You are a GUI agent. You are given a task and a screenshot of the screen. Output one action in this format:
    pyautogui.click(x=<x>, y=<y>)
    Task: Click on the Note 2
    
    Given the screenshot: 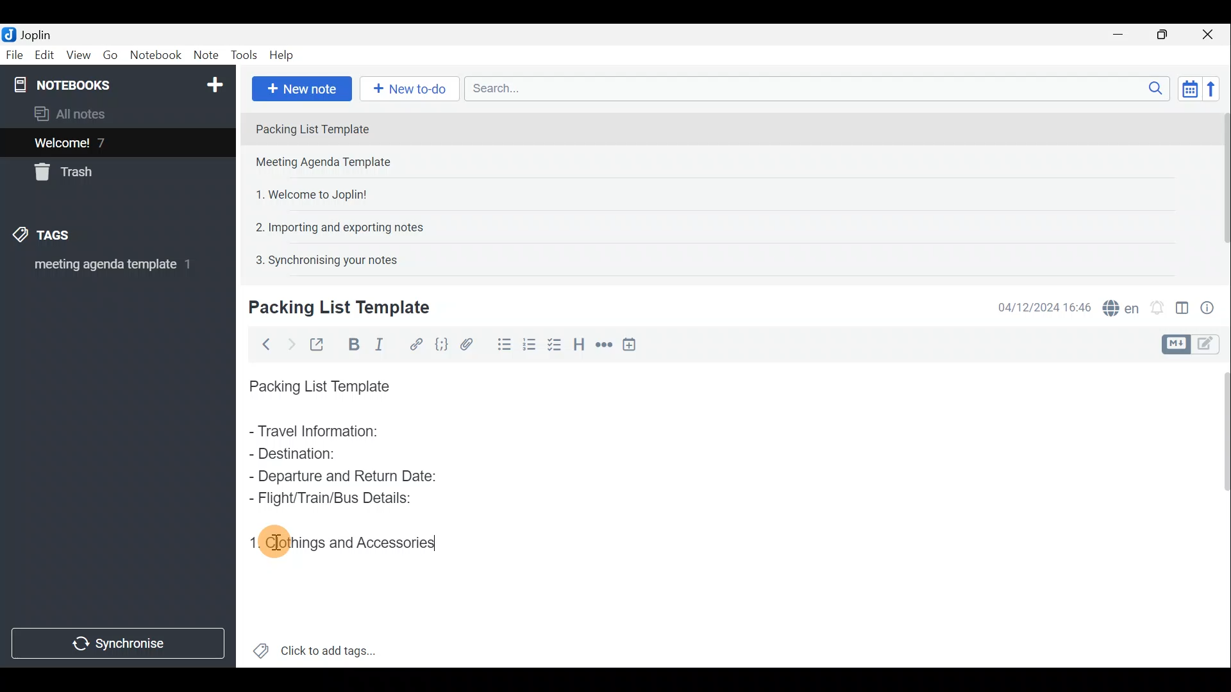 What is the action you would take?
    pyautogui.click(x=336, y=163)
    